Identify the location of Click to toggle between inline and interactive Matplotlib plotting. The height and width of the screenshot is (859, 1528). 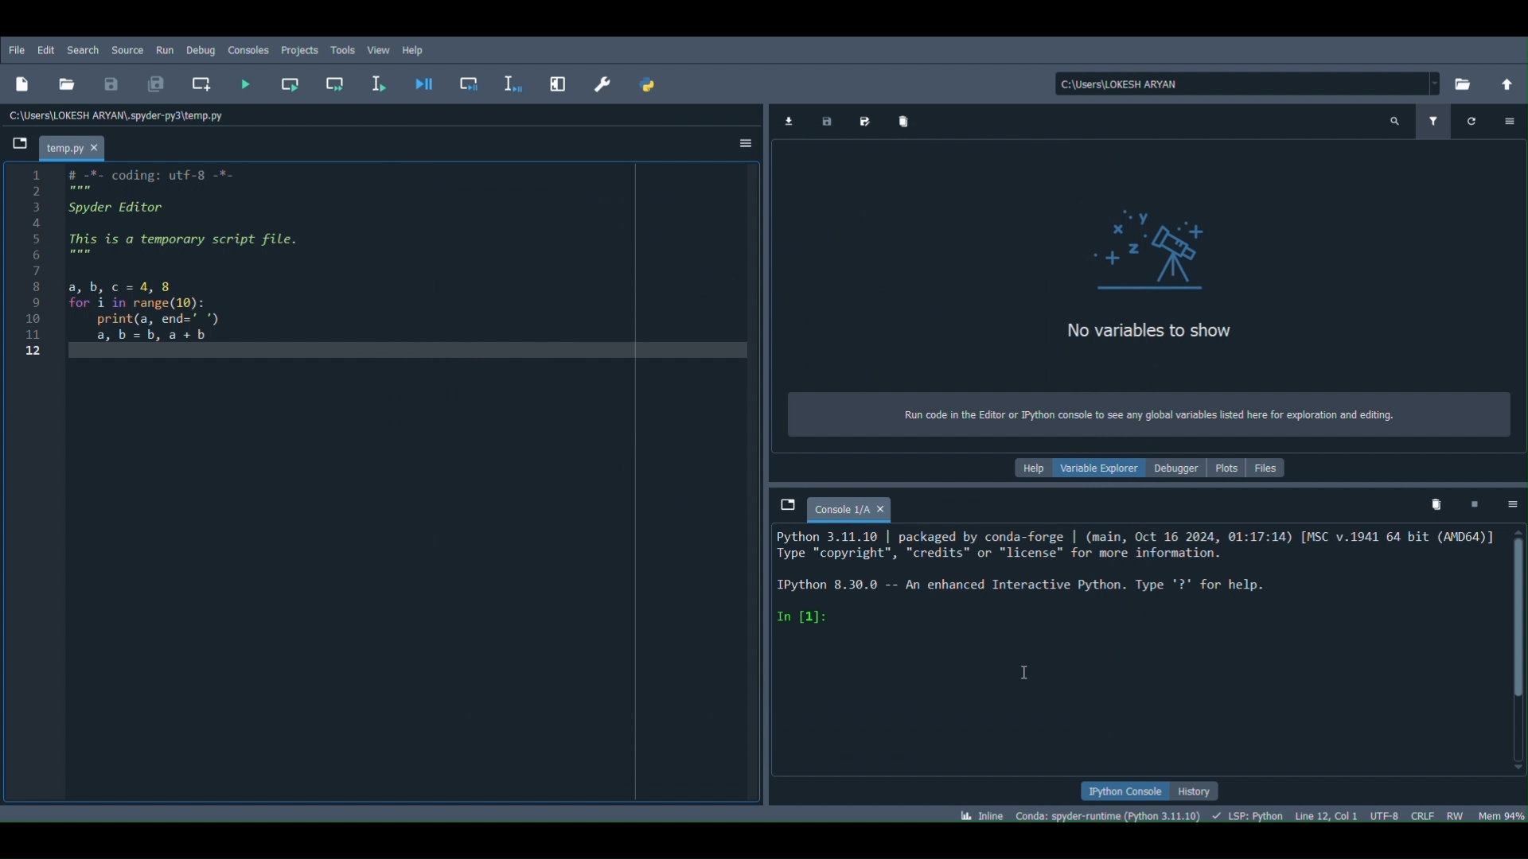
(984, 811).